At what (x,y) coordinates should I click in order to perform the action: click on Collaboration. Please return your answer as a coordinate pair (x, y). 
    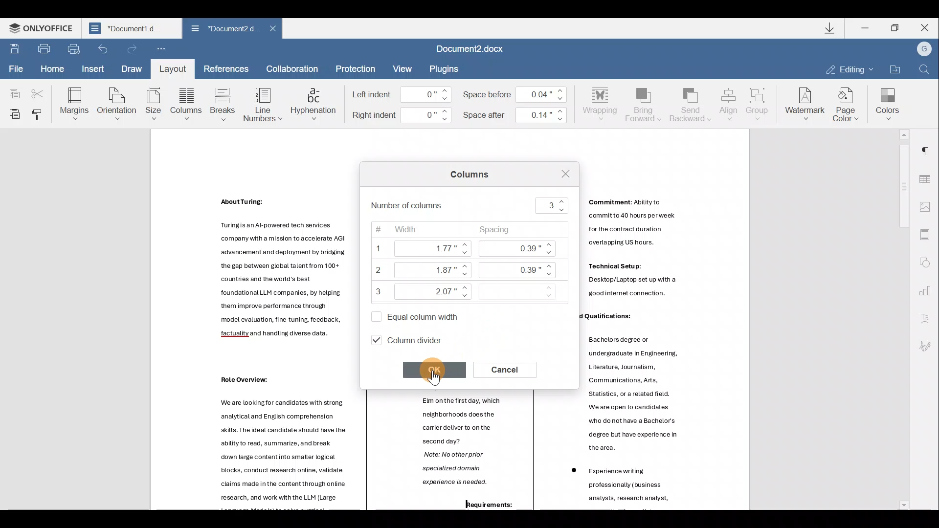
    Looking at the image, I should click on (292, 68).